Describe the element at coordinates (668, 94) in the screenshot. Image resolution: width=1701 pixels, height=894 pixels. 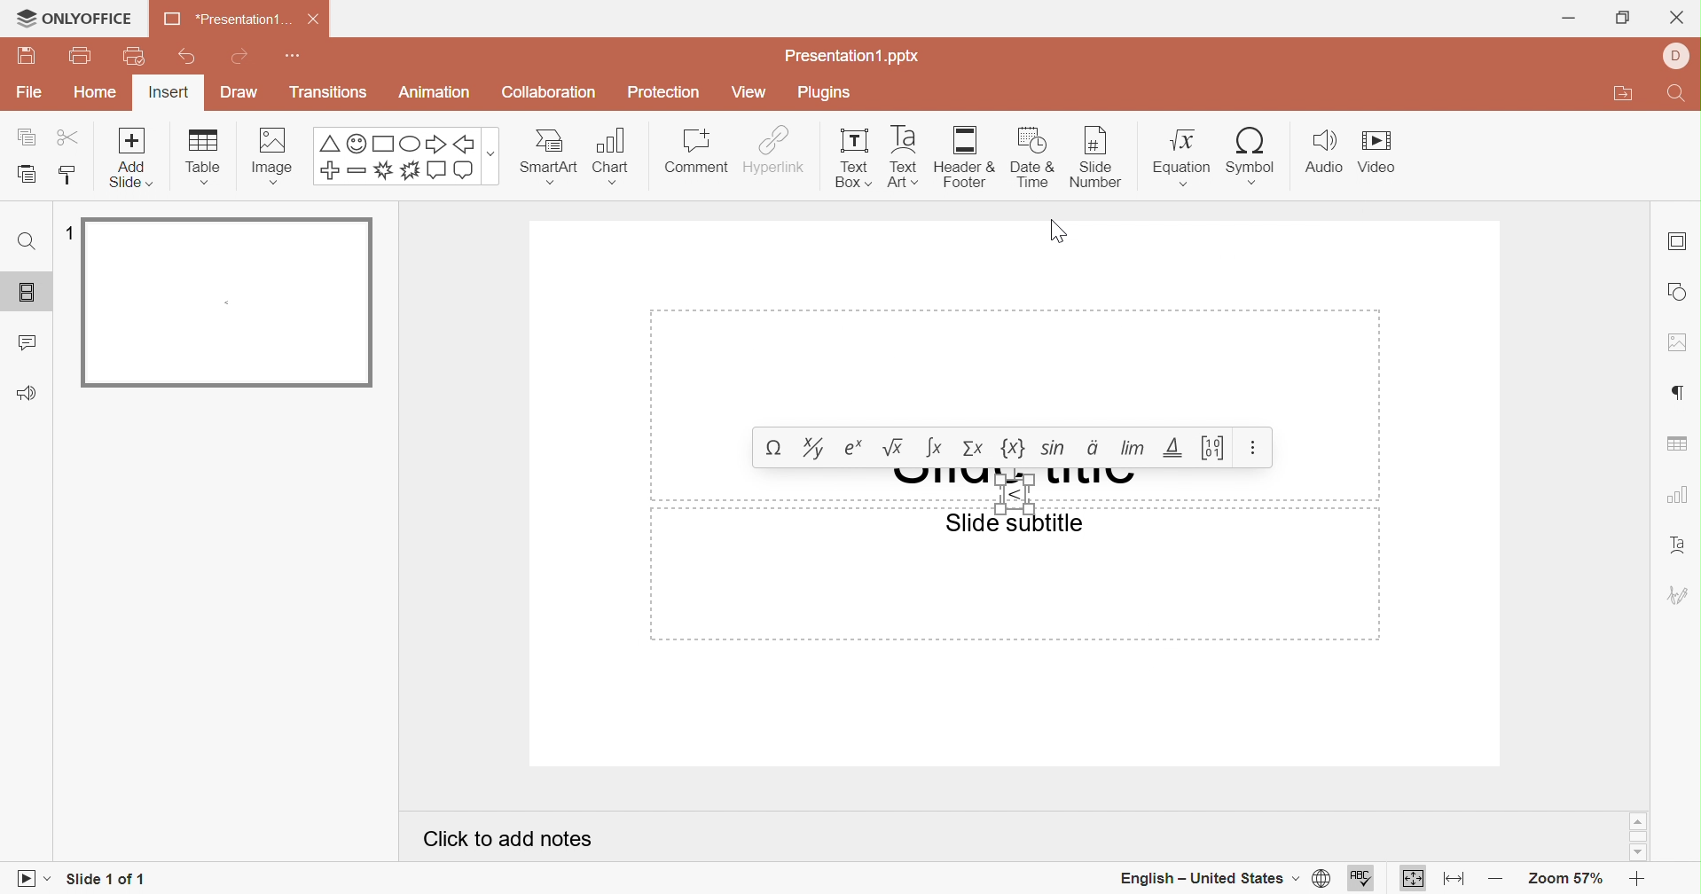
I see `Protection` at that location.